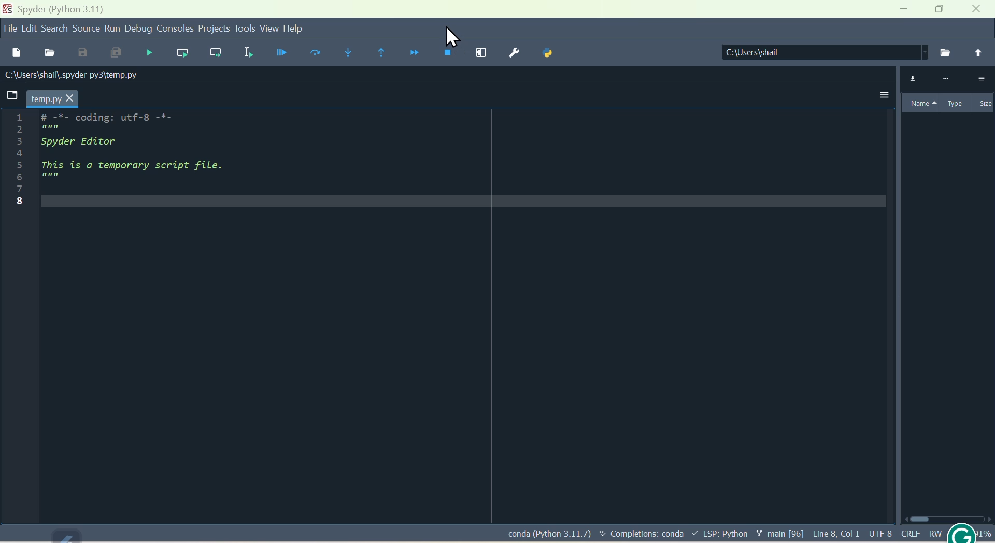 The width and height of the screenshot is (995, 543). Describe the element at coordinates (179, 50) in the screenshot. I see `Run current line` at that location.